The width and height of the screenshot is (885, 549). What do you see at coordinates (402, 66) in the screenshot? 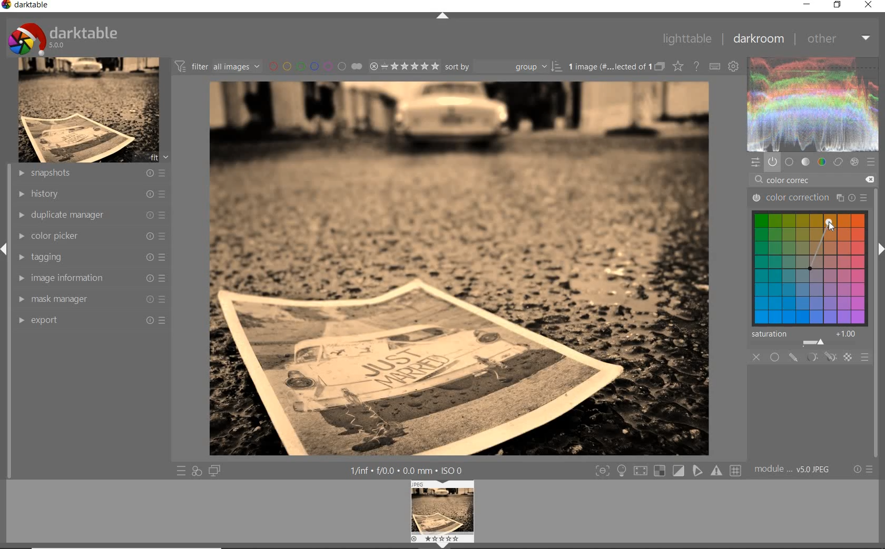
I see `selected image range rating` at bounding box center [402, 66].